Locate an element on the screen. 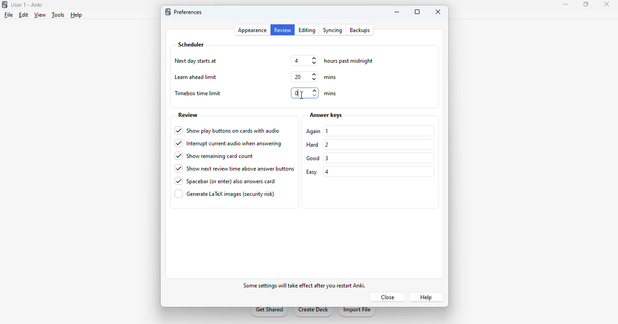  help is located at coordinates (76, 15).